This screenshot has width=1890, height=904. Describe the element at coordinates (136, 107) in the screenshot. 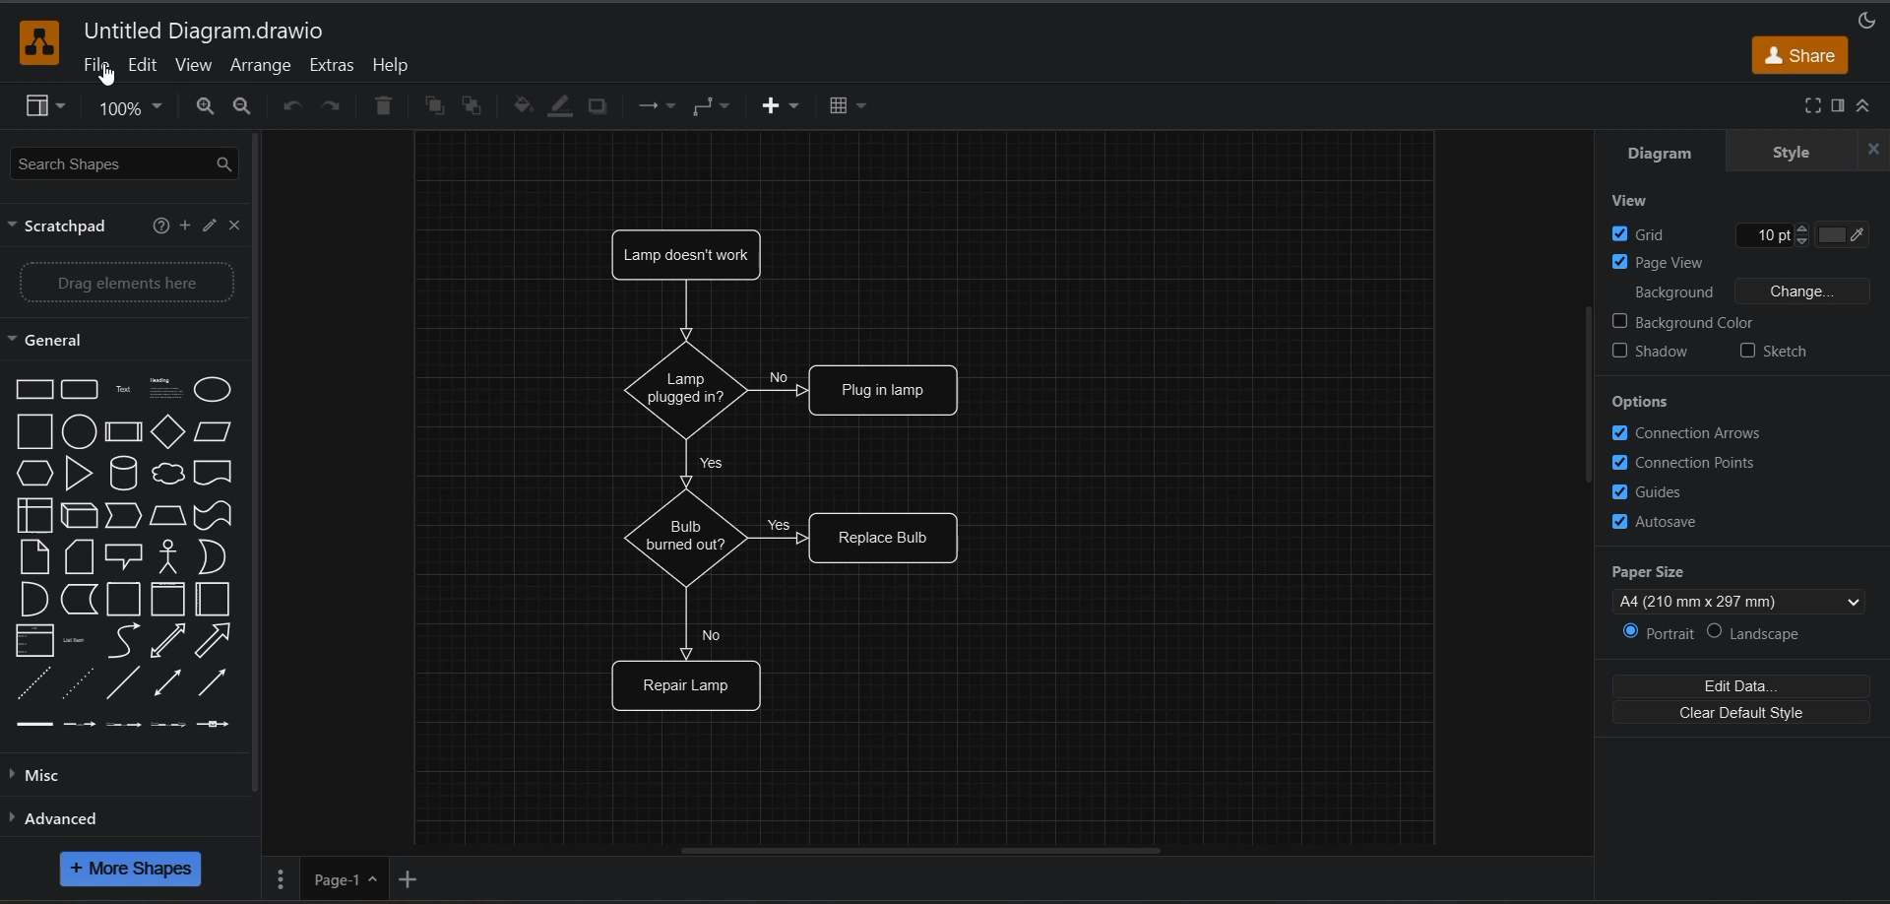

I see `zoom` at that location.